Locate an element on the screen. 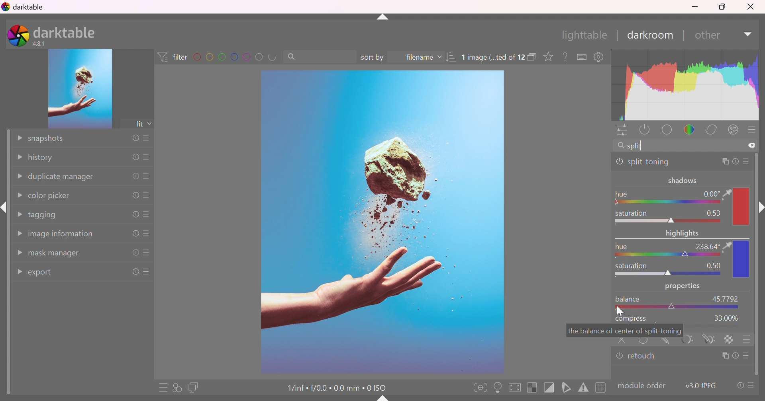 The image size is (765, 401). shift+ctrl+b is located at coordinates (382, 398).